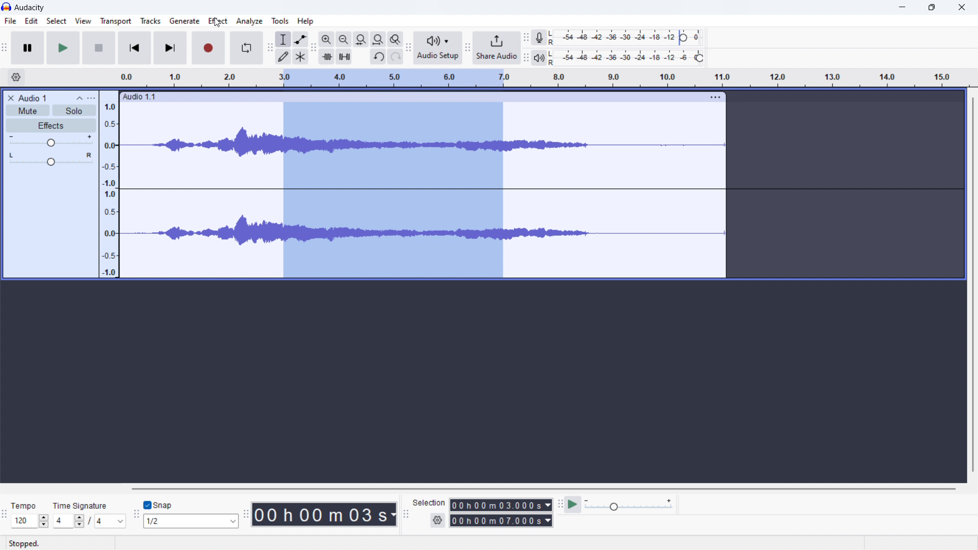 This screenshot has height=550, width=978. I want to click on selection toolbar, so click(405, 514).